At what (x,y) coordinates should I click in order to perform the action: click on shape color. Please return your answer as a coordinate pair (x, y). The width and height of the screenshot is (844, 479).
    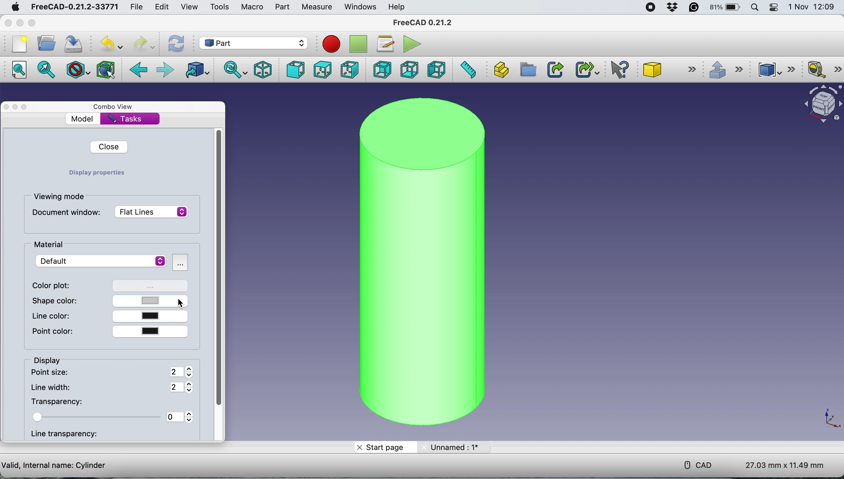
    Looking at the image, I should click on (97, 300).